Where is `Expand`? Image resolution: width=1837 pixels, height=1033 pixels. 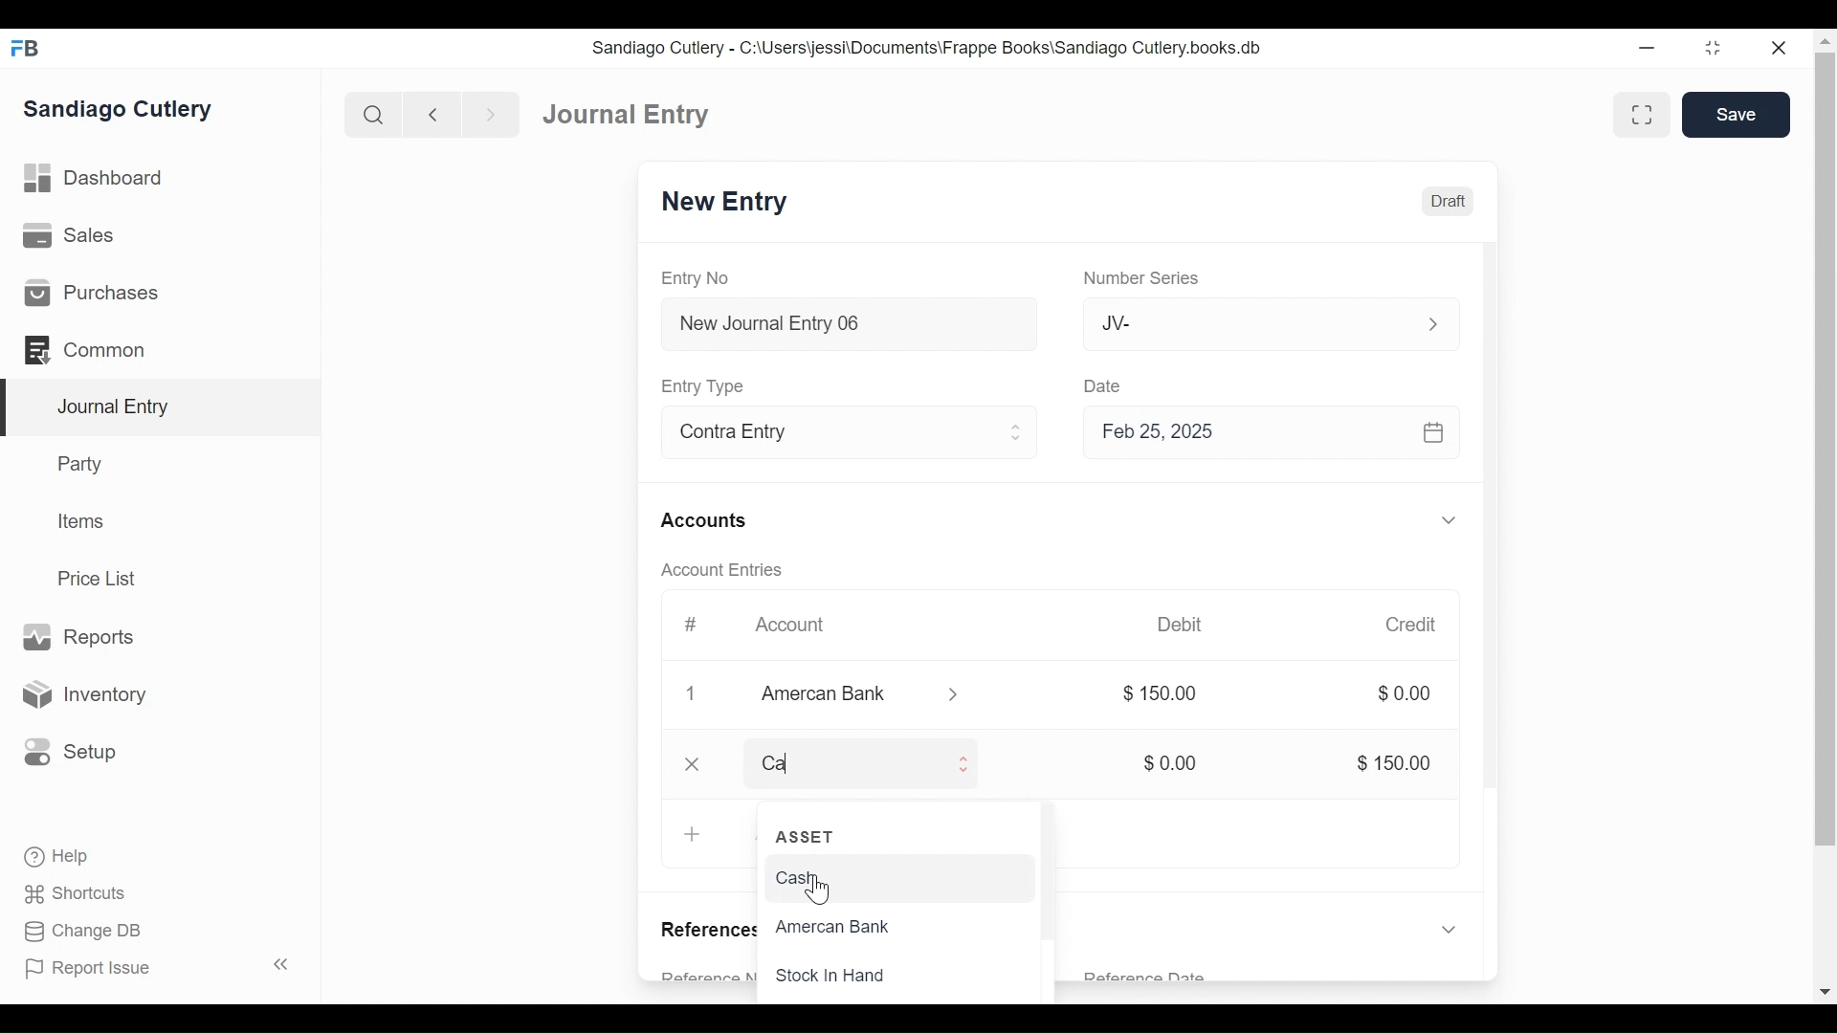 Expand is located at coordinates (968, 695).